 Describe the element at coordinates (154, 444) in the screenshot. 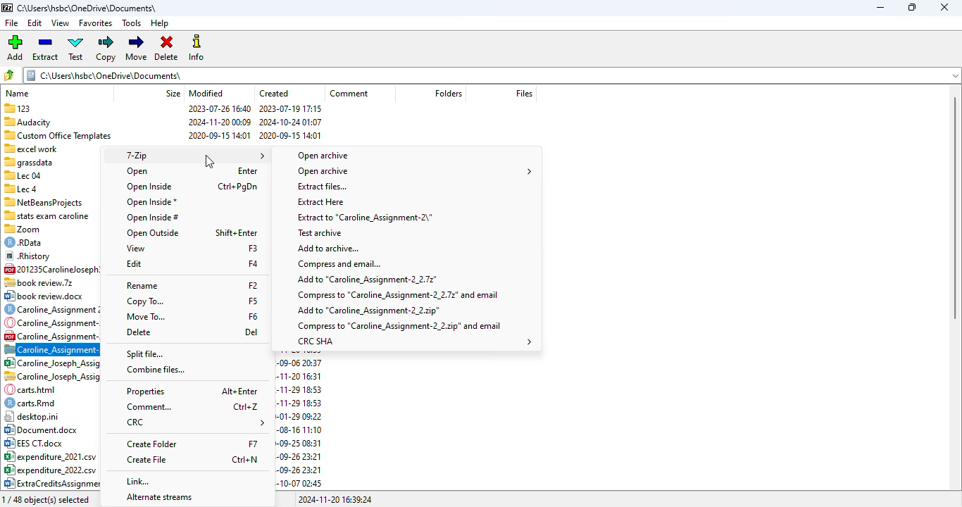

I see `create folder` at that location.